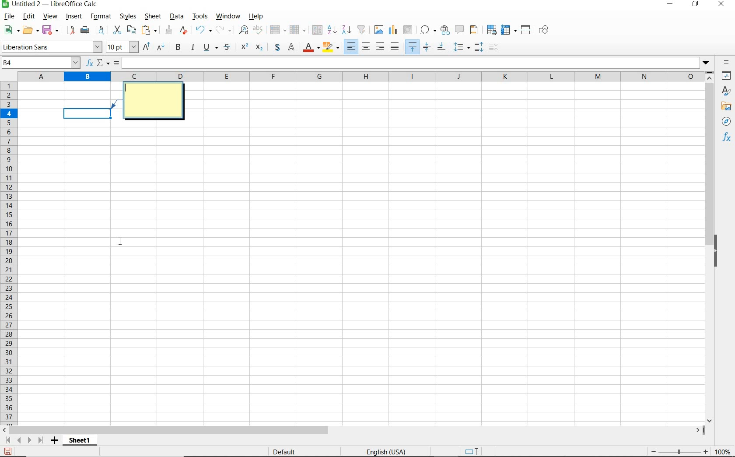 This screenshot has height=457, width=735. I want to click on Align right, so click(381, 48).